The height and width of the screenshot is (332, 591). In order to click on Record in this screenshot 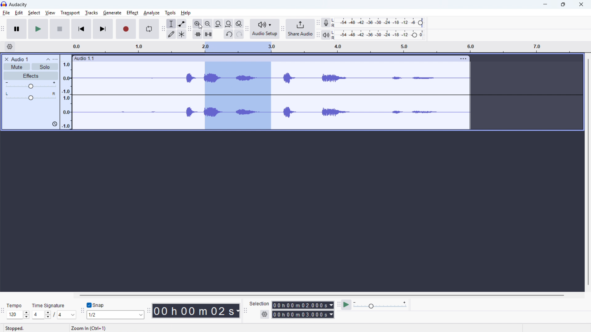, I will do `click(127, 29)`.